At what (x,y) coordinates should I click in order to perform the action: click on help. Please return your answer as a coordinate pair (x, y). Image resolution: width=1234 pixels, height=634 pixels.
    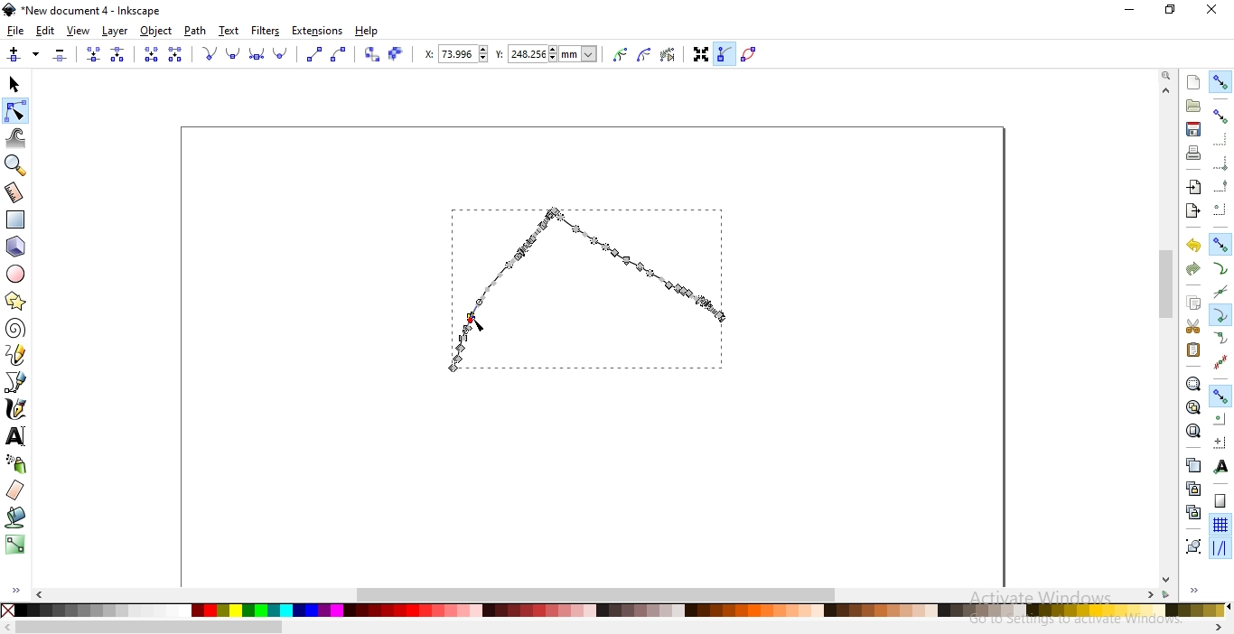
    Looking at the image, I should click on (367, 32).